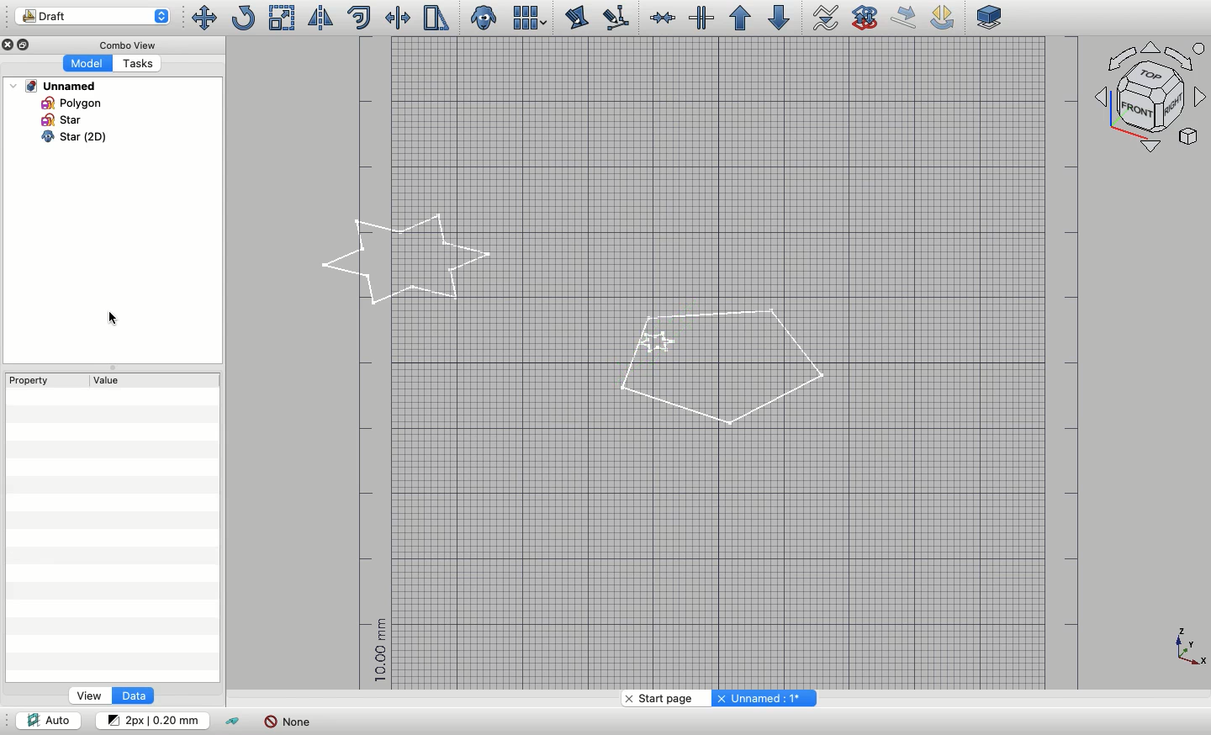  I want to click on Scale, so click(283, 18).